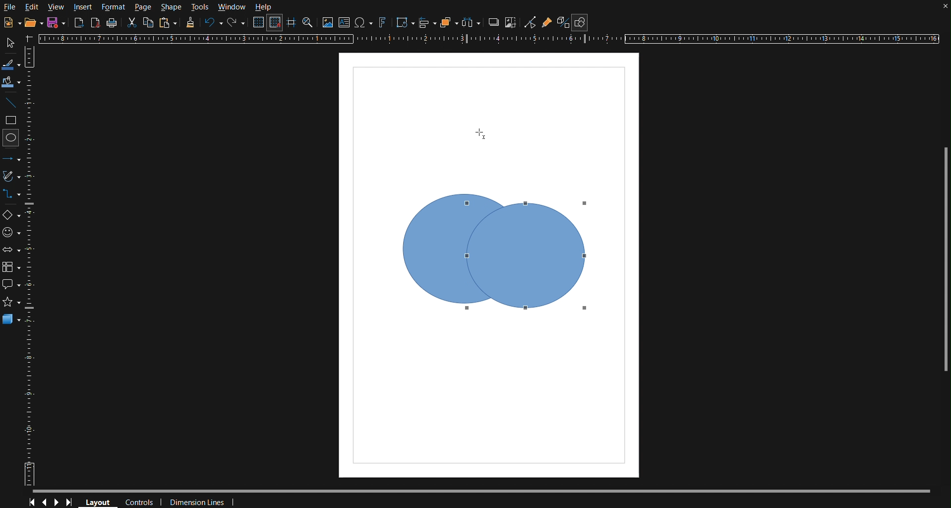 The image size is (951, 508). I want to click on Line and Arrows, so click(11, 159).